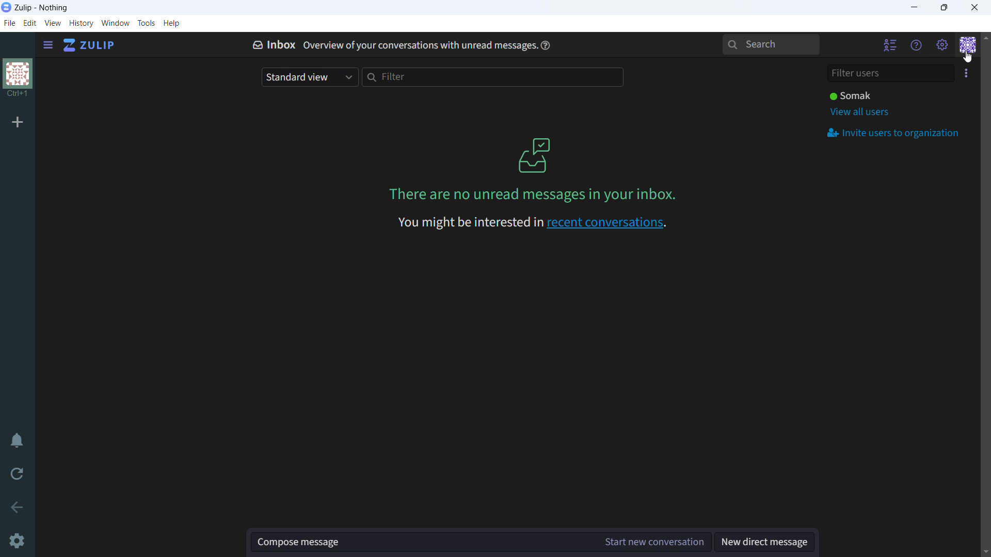 The width and height of the screenshot is (991, 557). What do you see at coordinates (893, 133) in the screenshot?
I see `invite users to organization` at bounding box center [893, 133].